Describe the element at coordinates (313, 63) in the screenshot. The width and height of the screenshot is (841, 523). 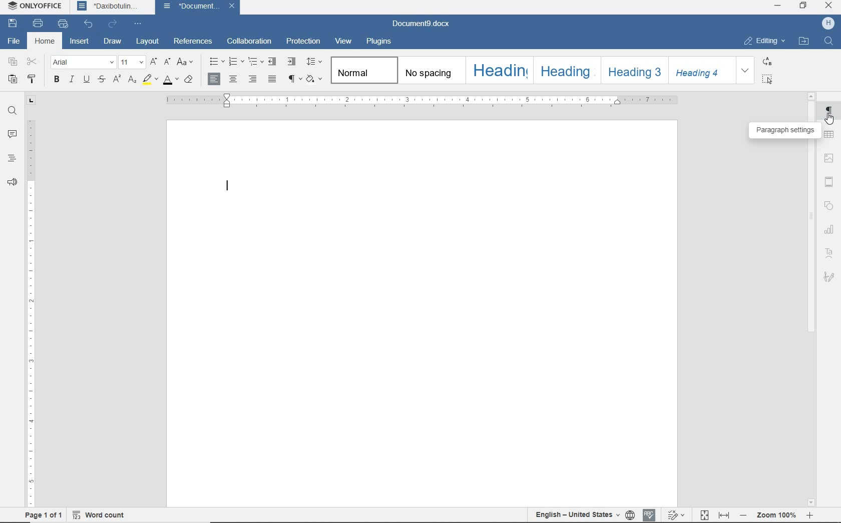
I see `paragraph line spacing` at that location.